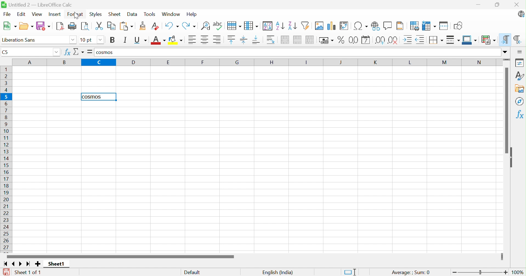  What do you see at coordinates (37, 14) in the screenshot?
I see `View` at bounding box center [37, 14].